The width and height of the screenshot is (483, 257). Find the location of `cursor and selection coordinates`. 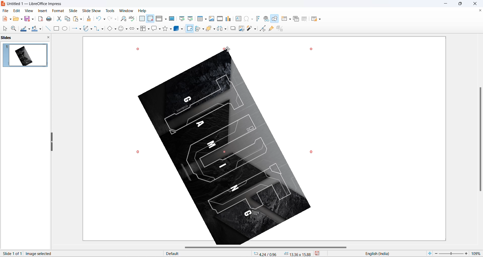

cursor and selection coordinates is located at coordinates (283, 254).